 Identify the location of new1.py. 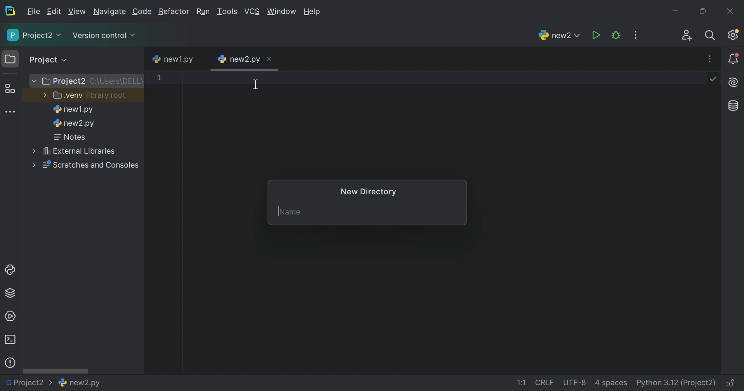
(174, 58).